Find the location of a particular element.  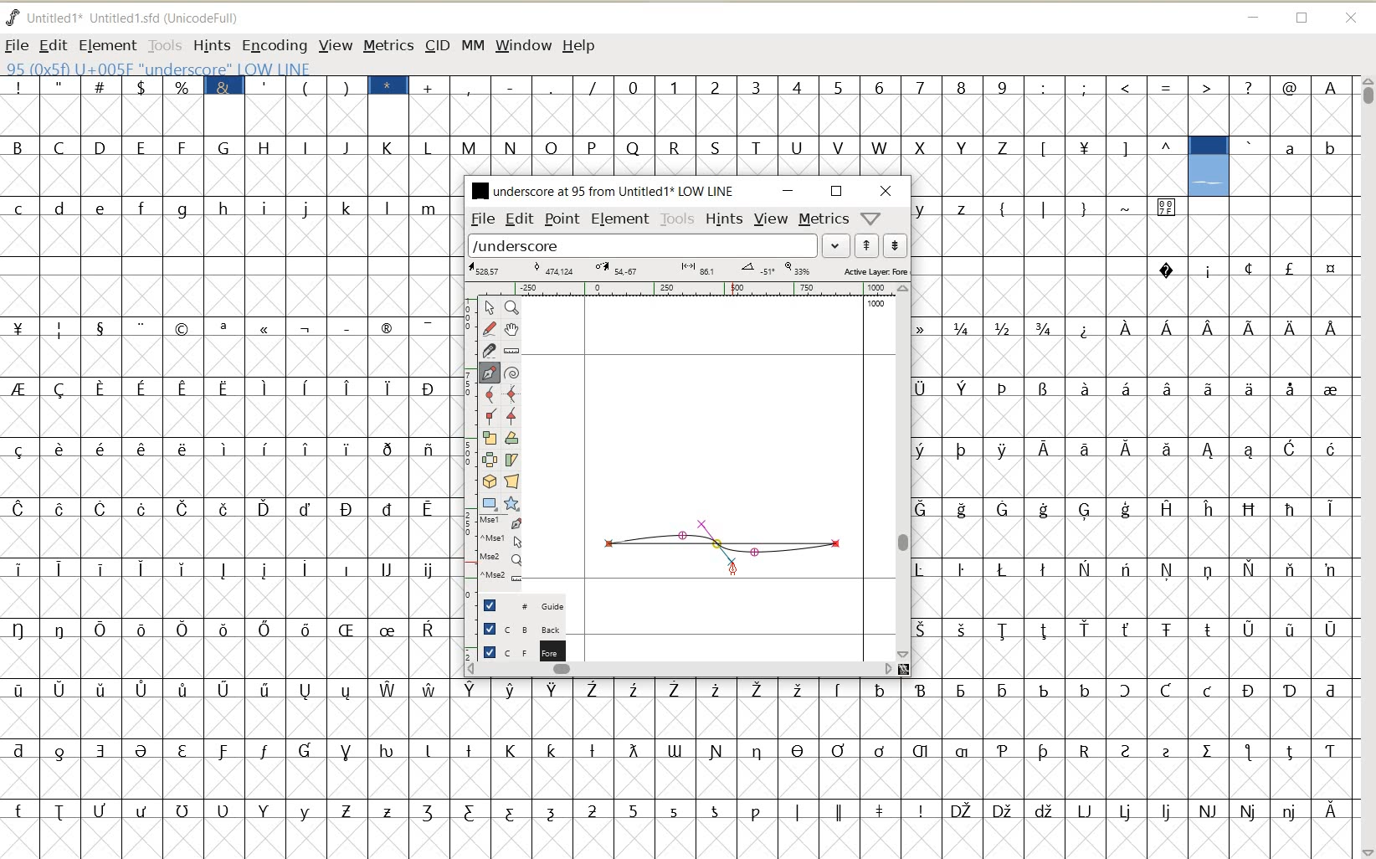

GUIDE is located at coordinates (520, 604).